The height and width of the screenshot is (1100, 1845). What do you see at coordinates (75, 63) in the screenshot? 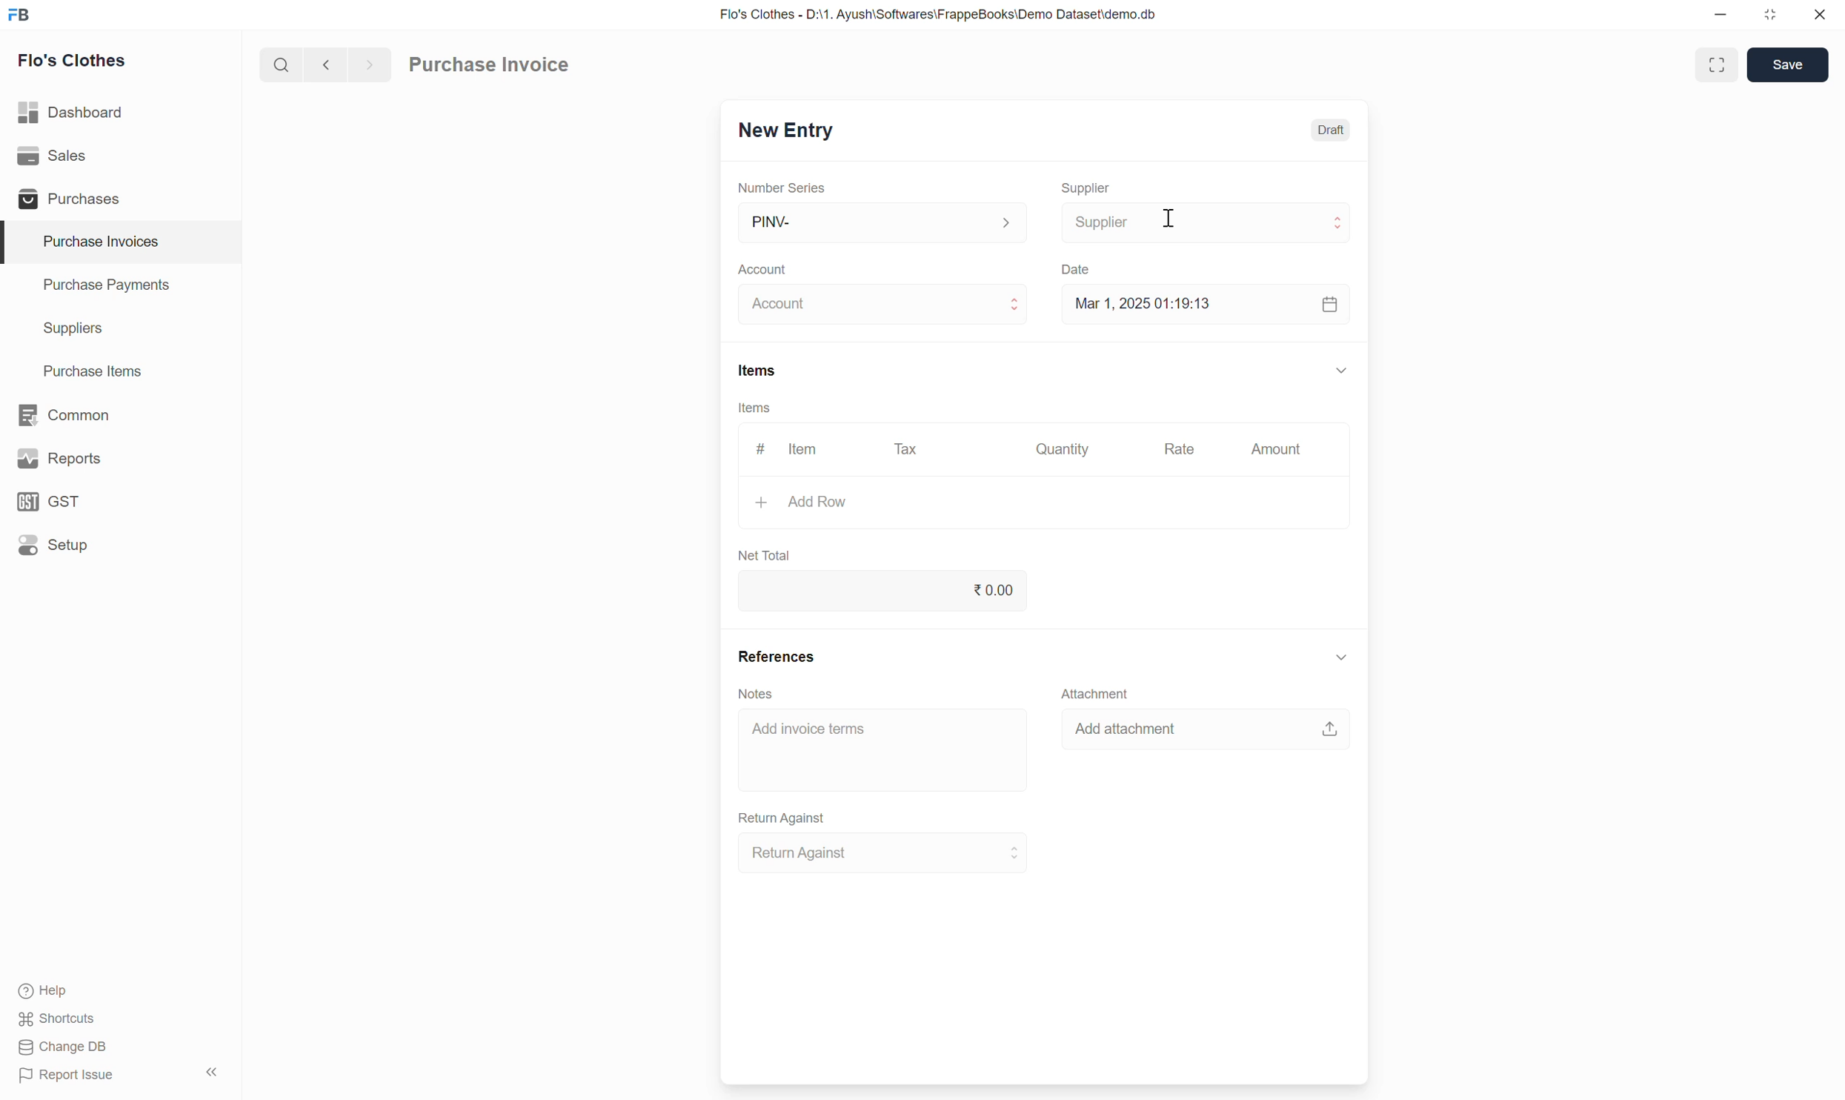
I see `Flo's Clothes` at bounding box center [75, 63].